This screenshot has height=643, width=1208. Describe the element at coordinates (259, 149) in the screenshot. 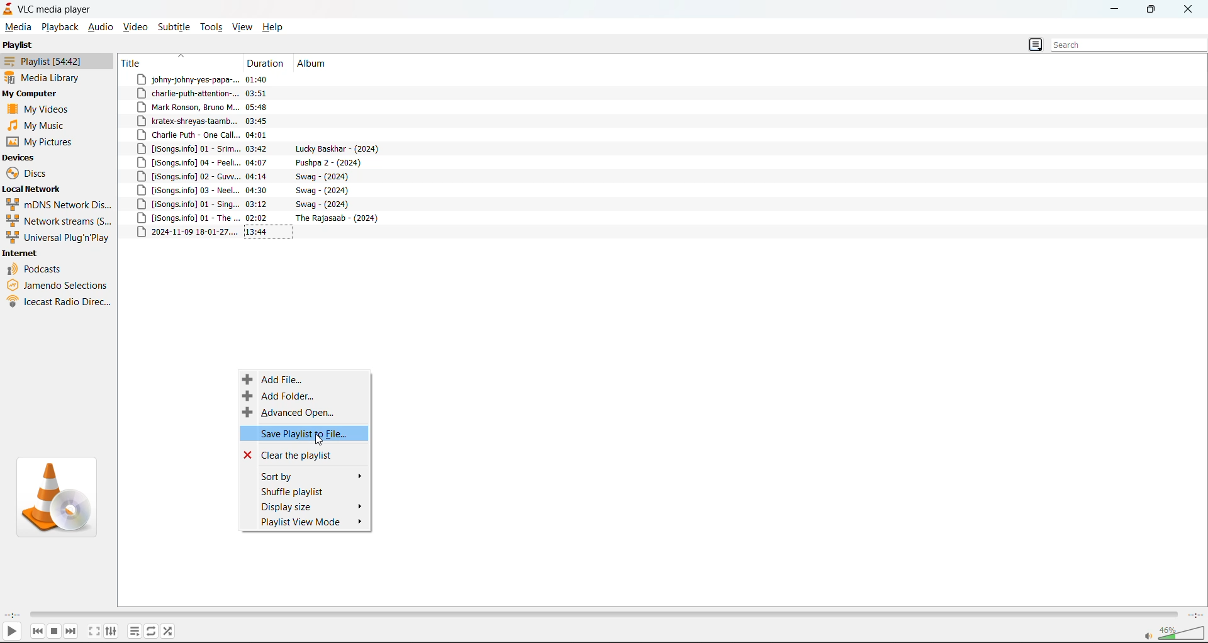

I see `track 6 title, duration and album details` at that location.